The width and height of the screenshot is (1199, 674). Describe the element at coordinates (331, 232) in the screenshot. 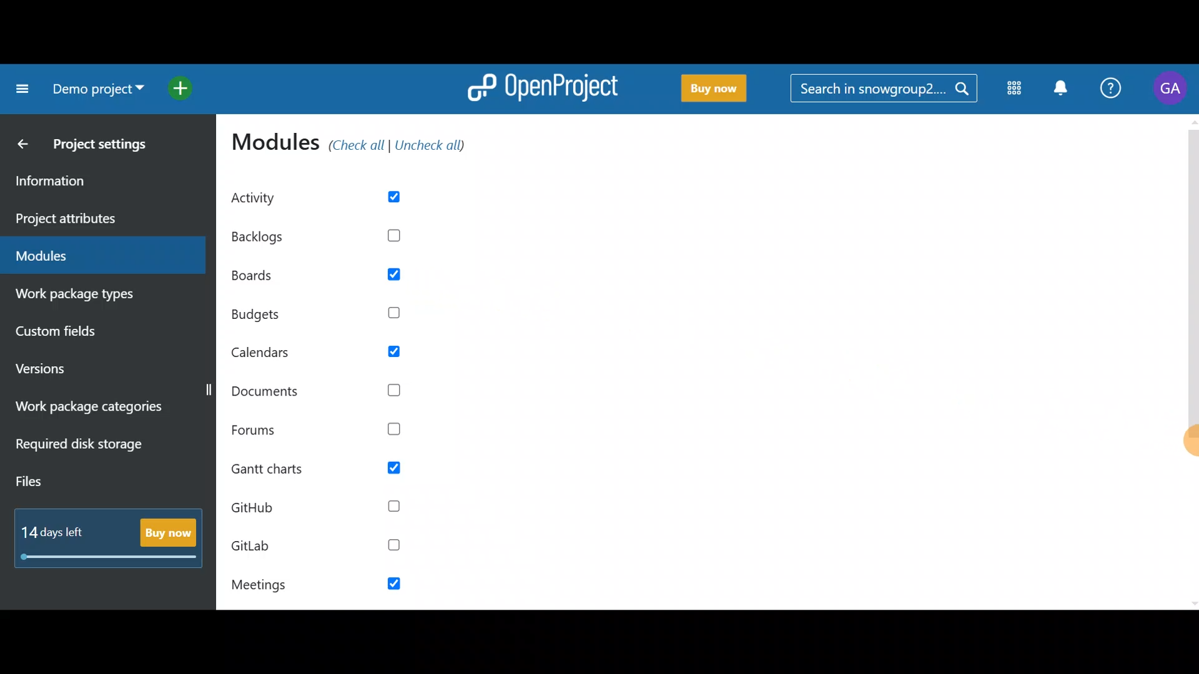

I see `Backlogs` at that location.